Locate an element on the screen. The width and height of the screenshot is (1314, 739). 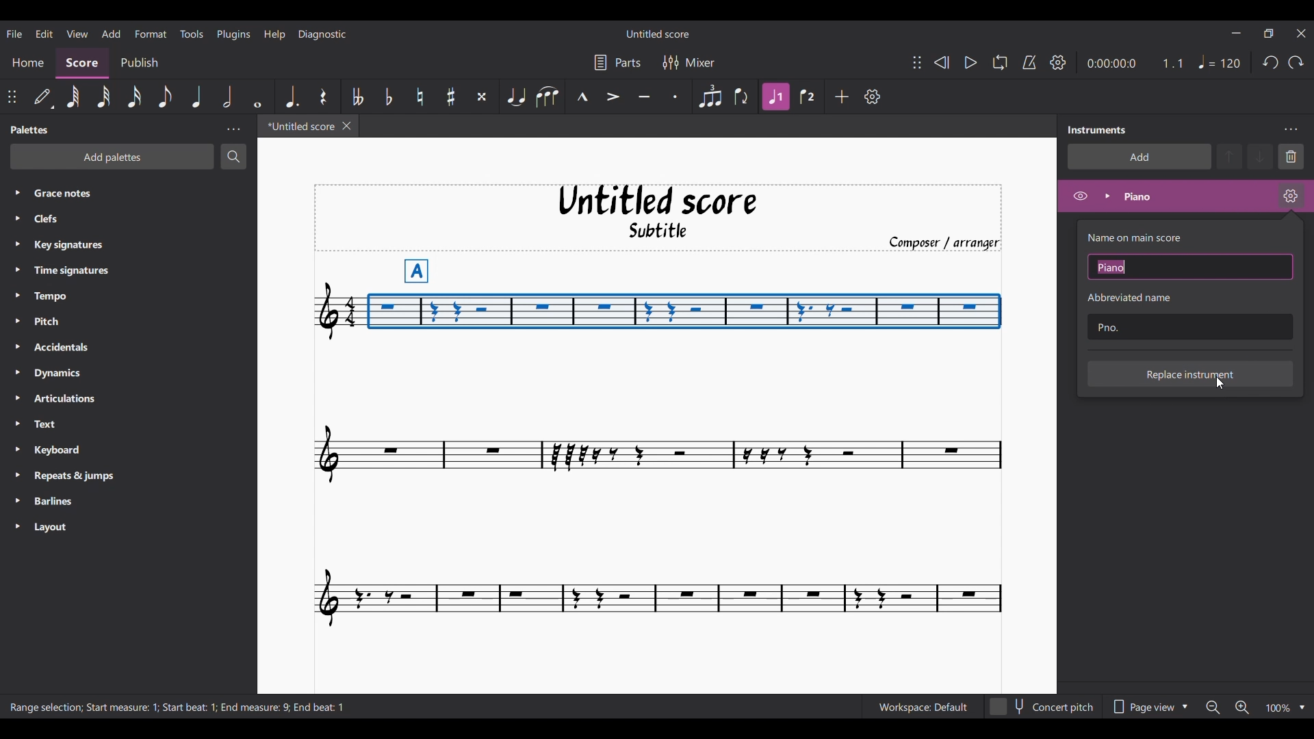
Rest is located at coordinates (323, 96).